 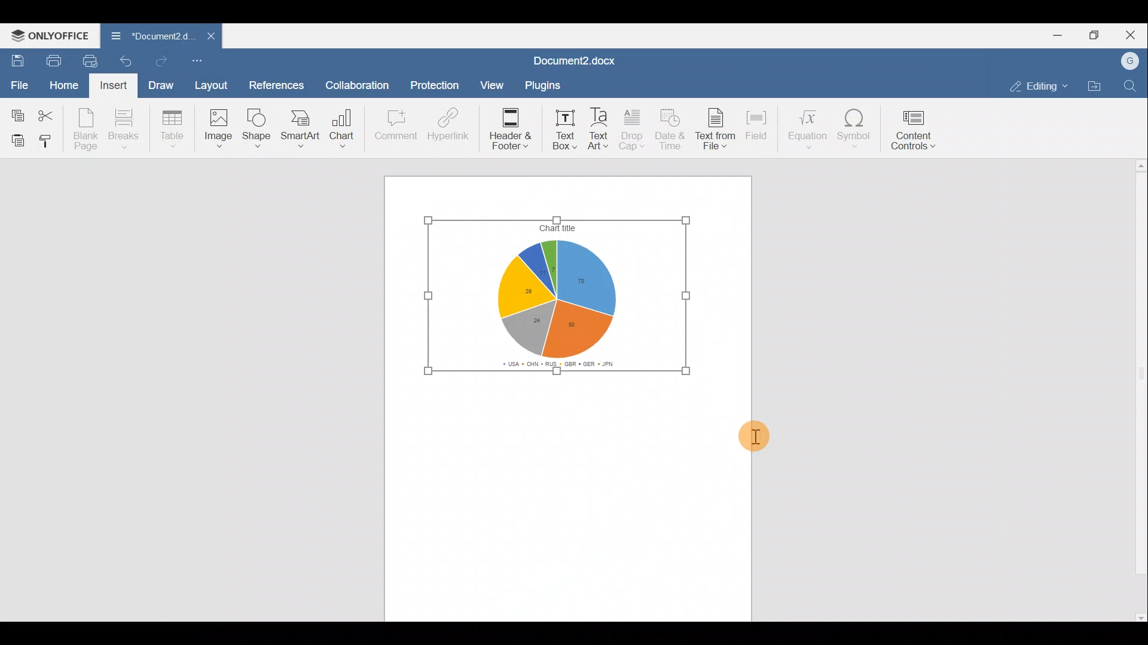 I want to click on Document name, so click(x=582, y=59).